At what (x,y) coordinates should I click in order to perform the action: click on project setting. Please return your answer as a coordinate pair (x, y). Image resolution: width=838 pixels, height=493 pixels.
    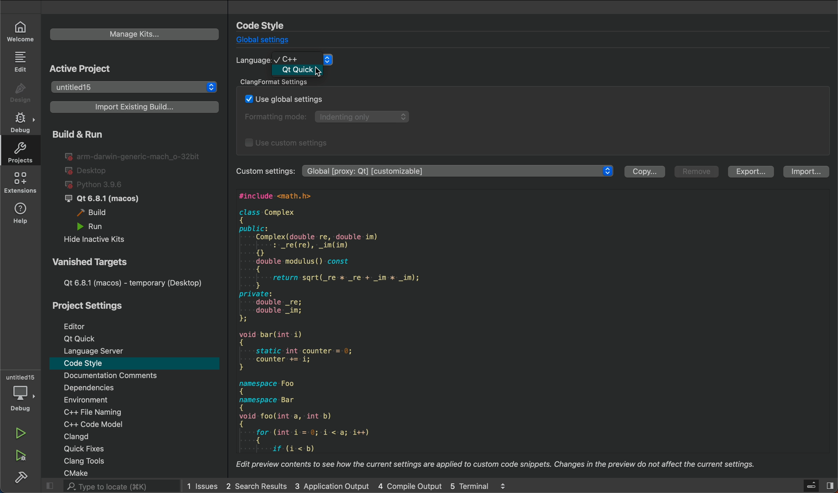
    Looking at the image, I should click on (91, 306).